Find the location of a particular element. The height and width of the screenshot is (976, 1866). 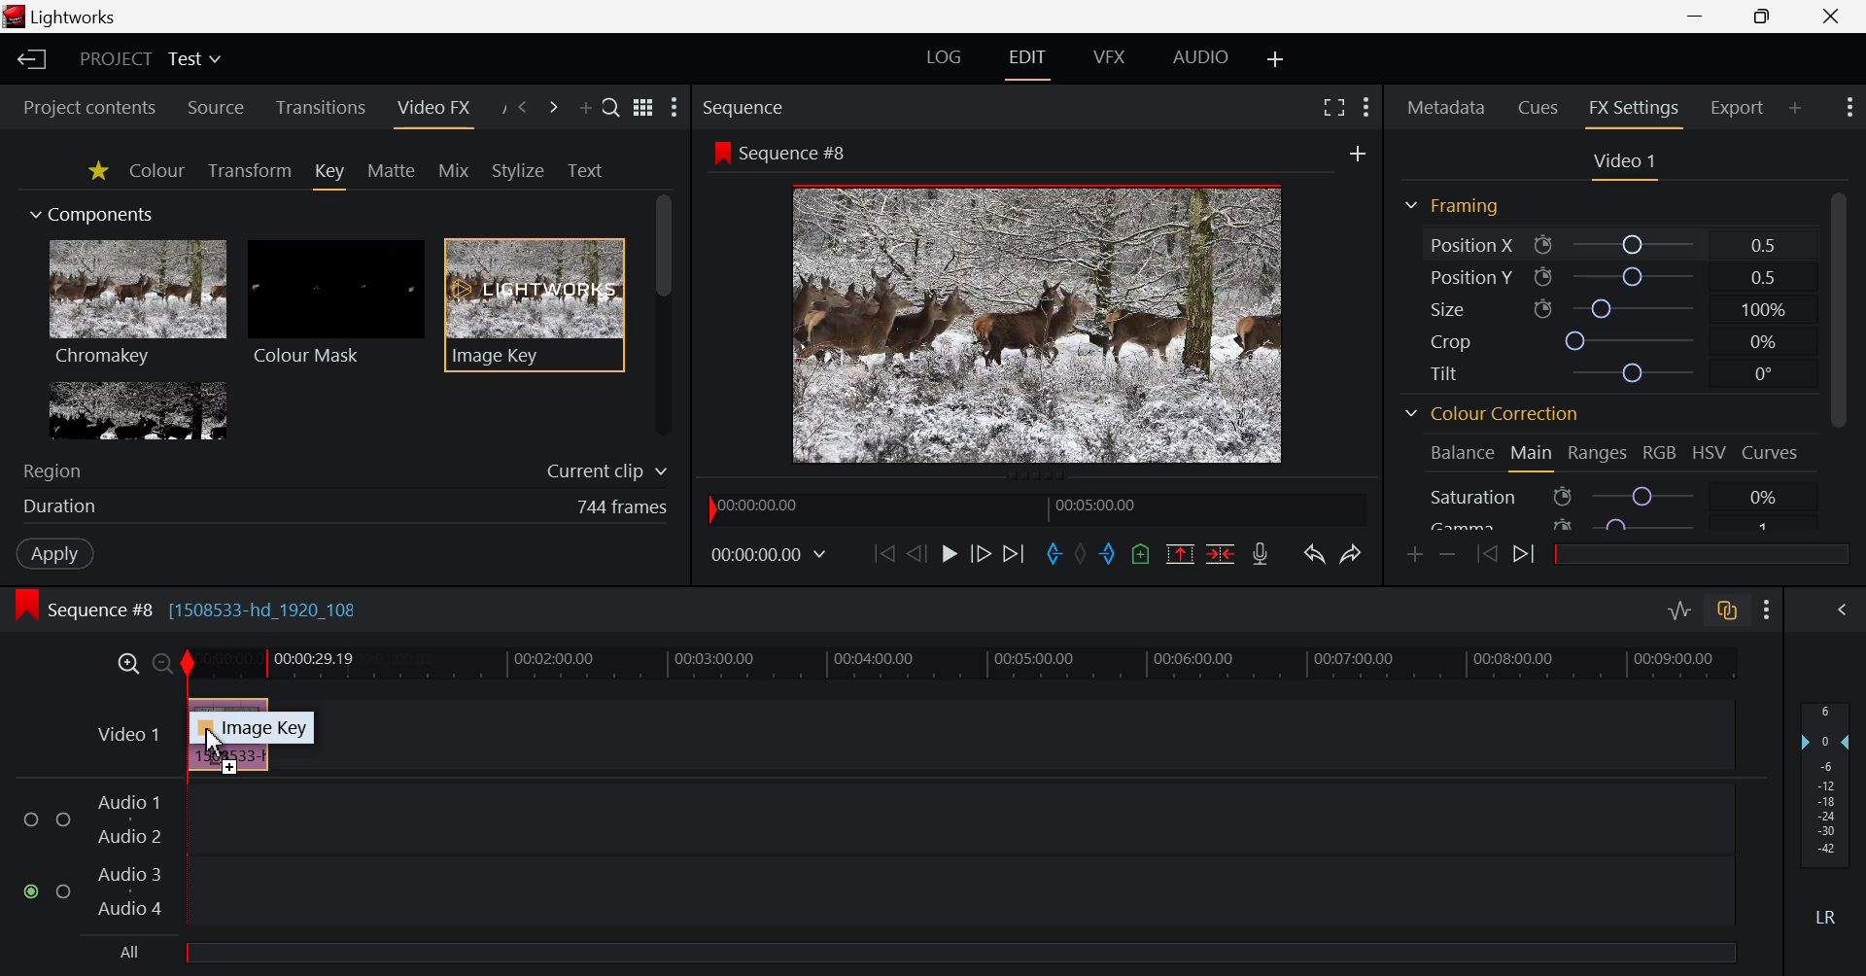

Toggle auto track sync is located at coordinates (1728, 612).